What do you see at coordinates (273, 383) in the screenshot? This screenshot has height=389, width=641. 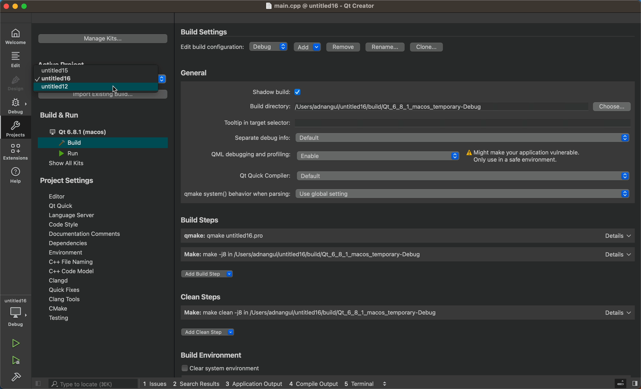 I see `logs` at bounding box center [273, 383].